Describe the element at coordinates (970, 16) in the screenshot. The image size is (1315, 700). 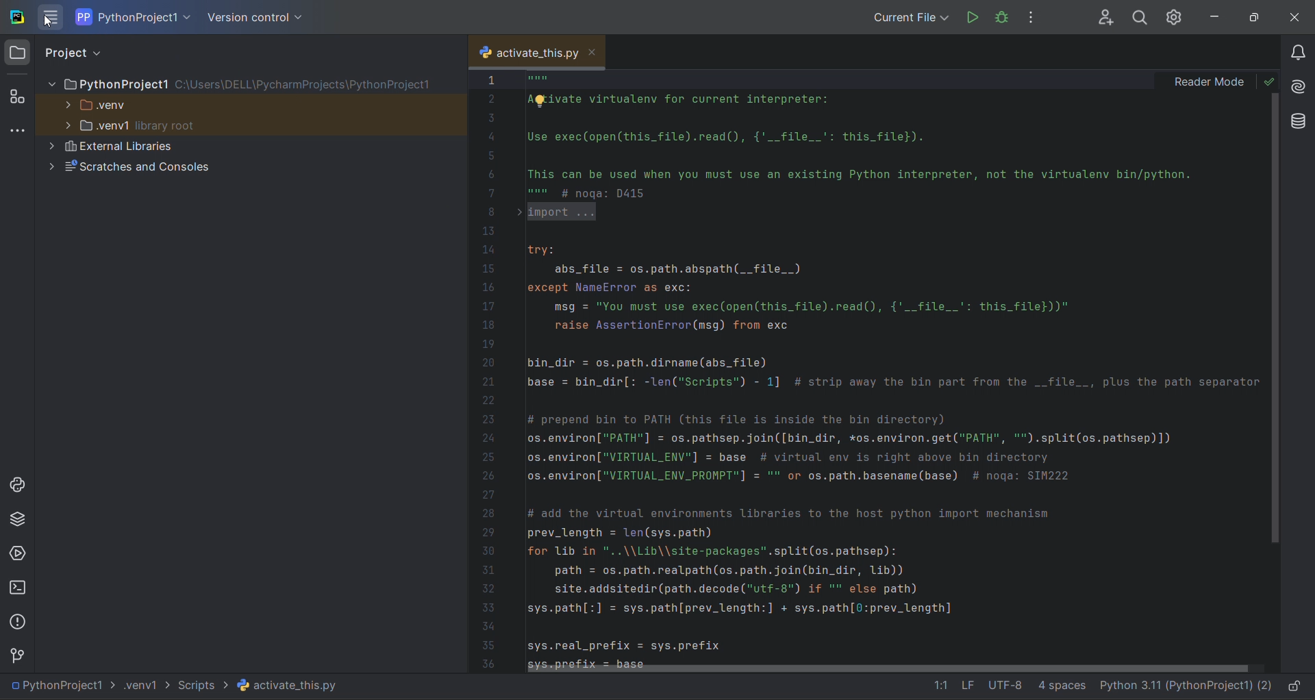
I see `run` at that location.